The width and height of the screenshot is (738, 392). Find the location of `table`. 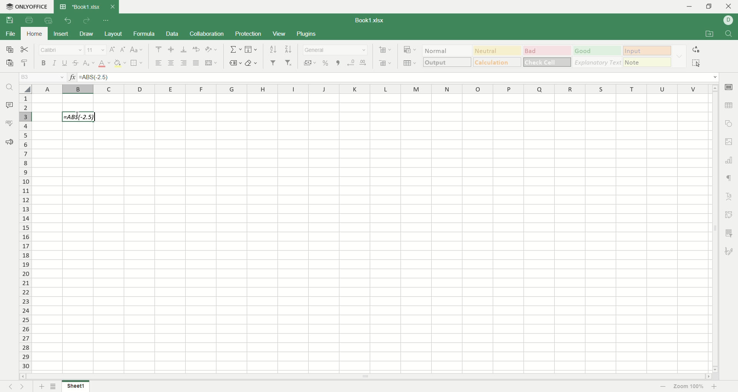

table is located at coordinates (730, 105).